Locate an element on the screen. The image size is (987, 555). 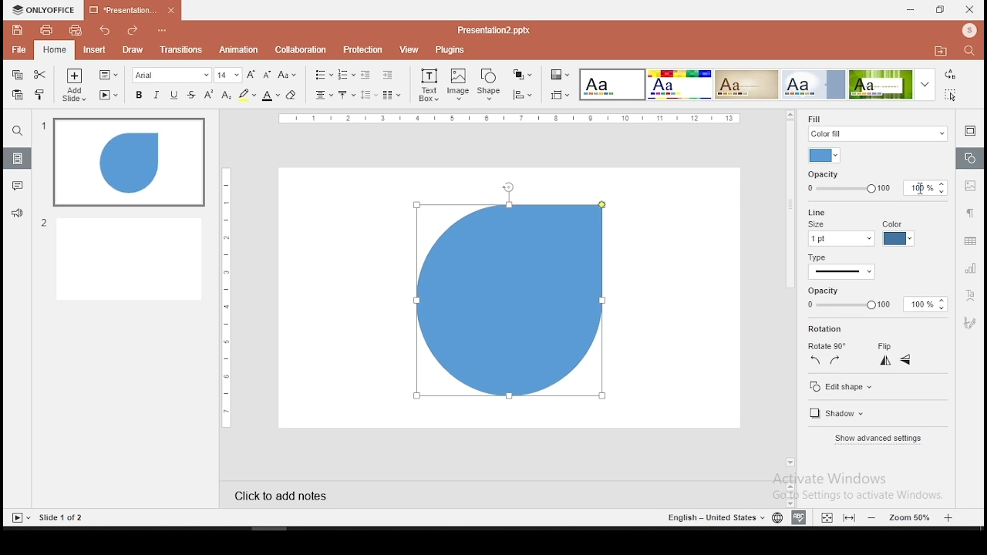
click to add notes is located at coordinates (293, 493).